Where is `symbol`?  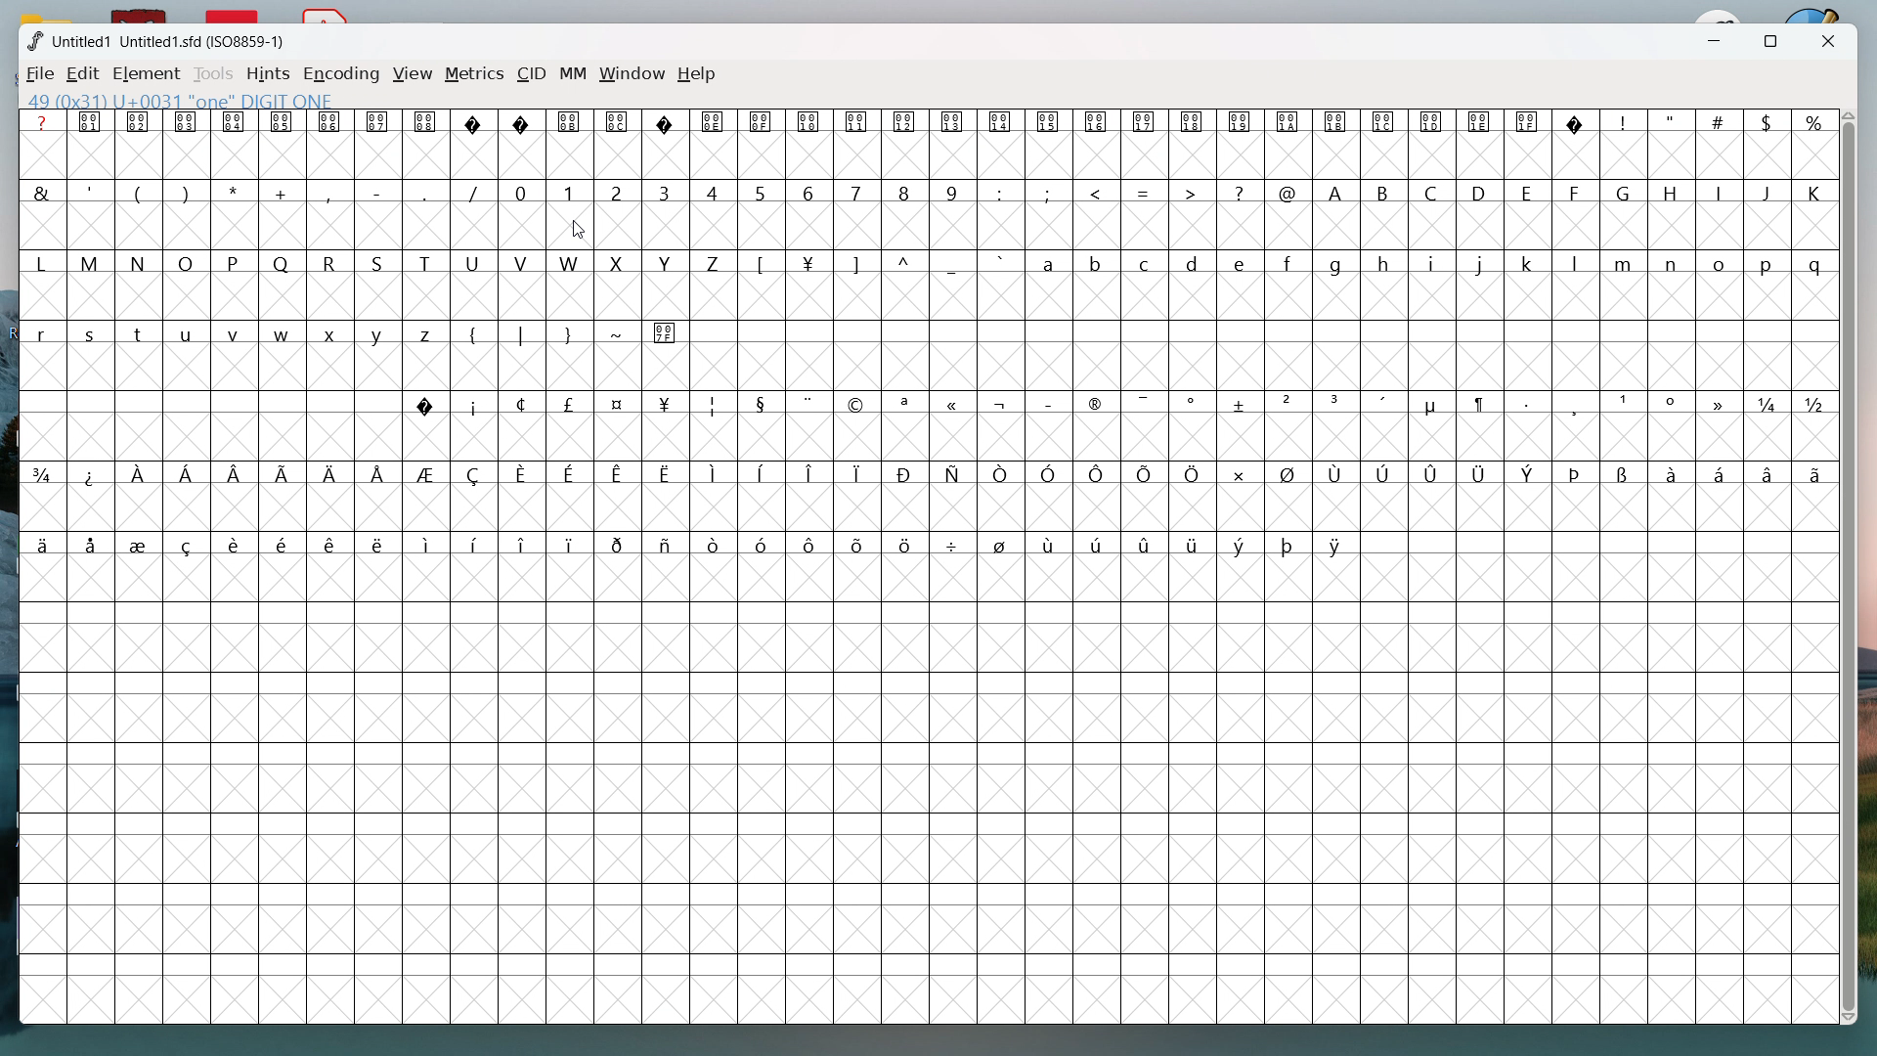
symbol is located at coordinates (955, 545).